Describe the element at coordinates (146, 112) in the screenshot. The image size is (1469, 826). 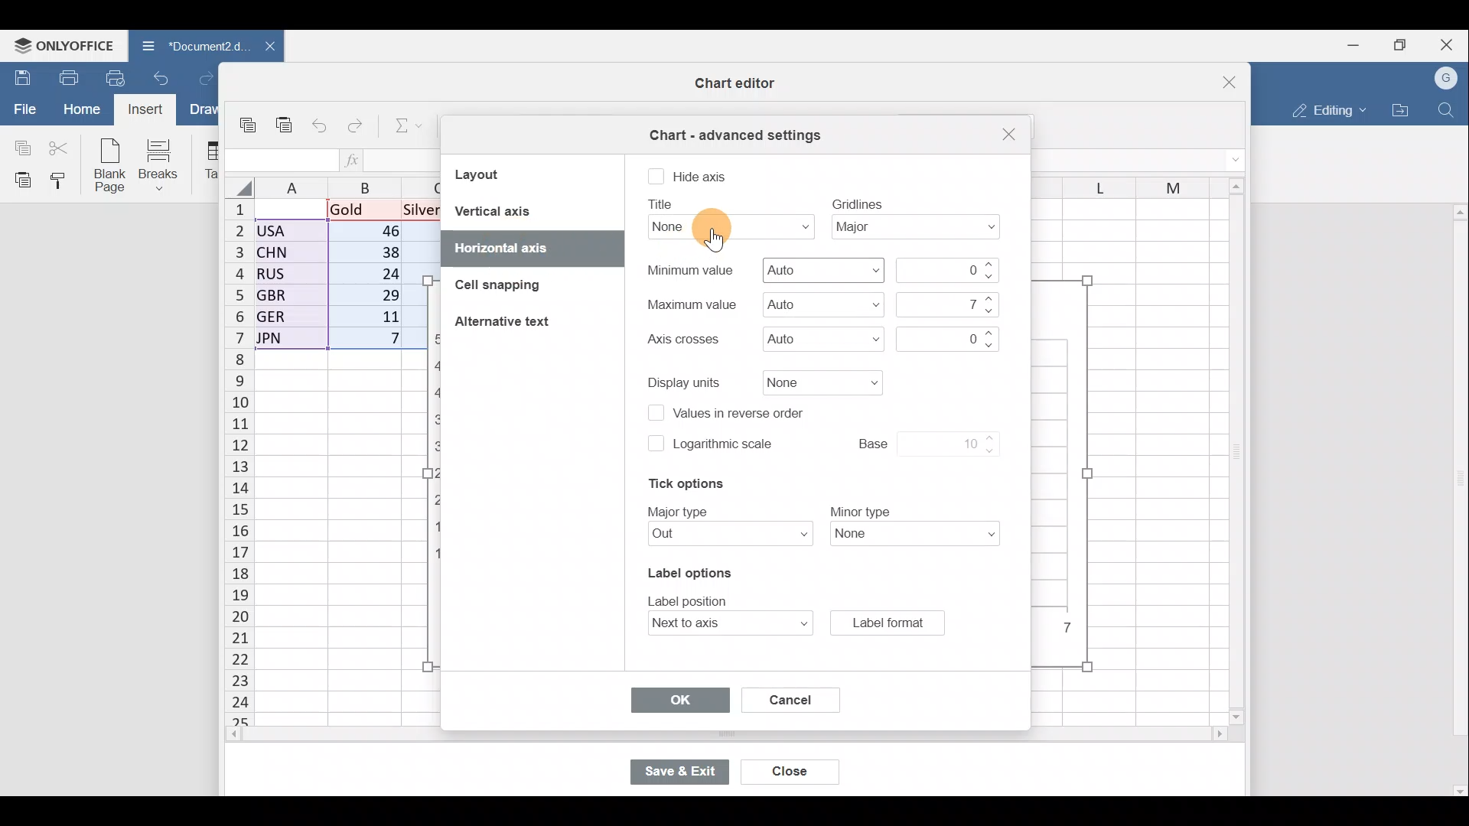
I see `Cursor on Insert` at that location.